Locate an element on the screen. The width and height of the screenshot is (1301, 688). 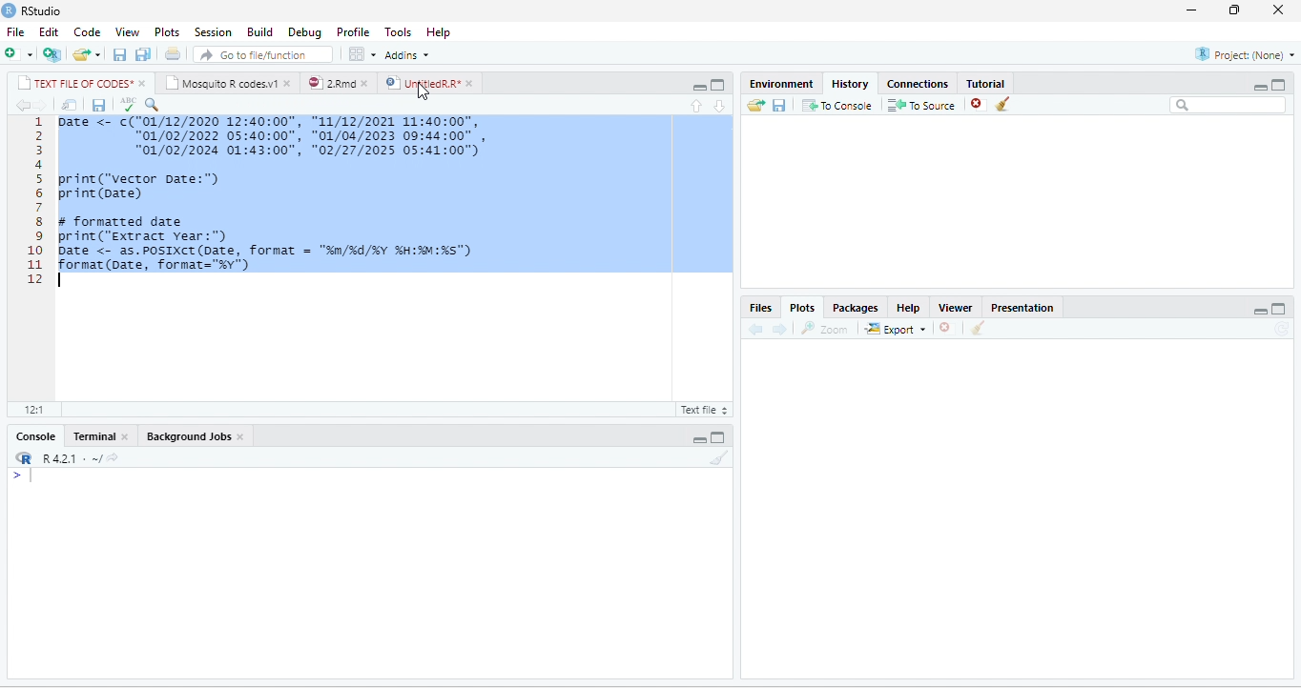
close is located at coordinates (367, 83).